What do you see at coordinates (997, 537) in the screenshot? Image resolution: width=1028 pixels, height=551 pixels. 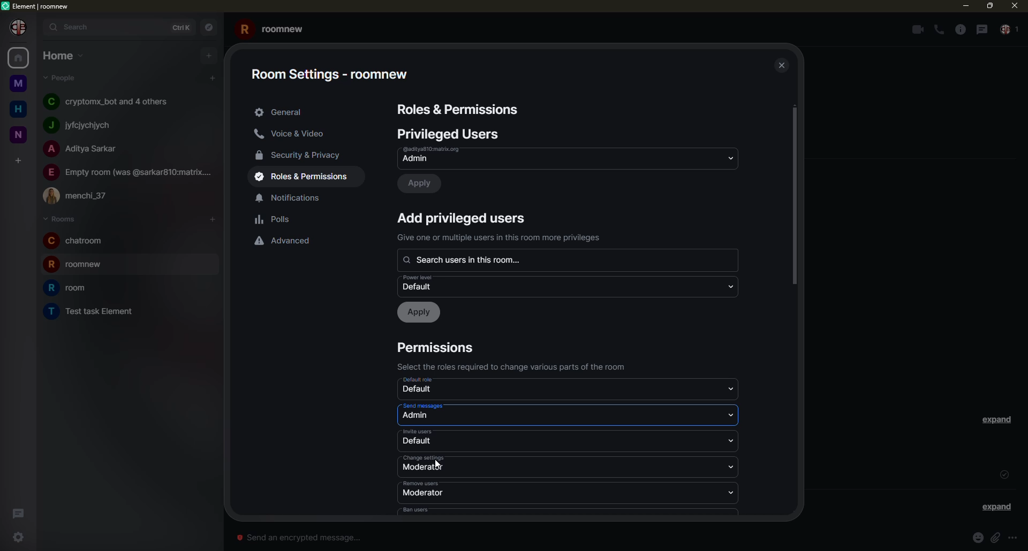 I see `attach` at bounding box center [997, 537].